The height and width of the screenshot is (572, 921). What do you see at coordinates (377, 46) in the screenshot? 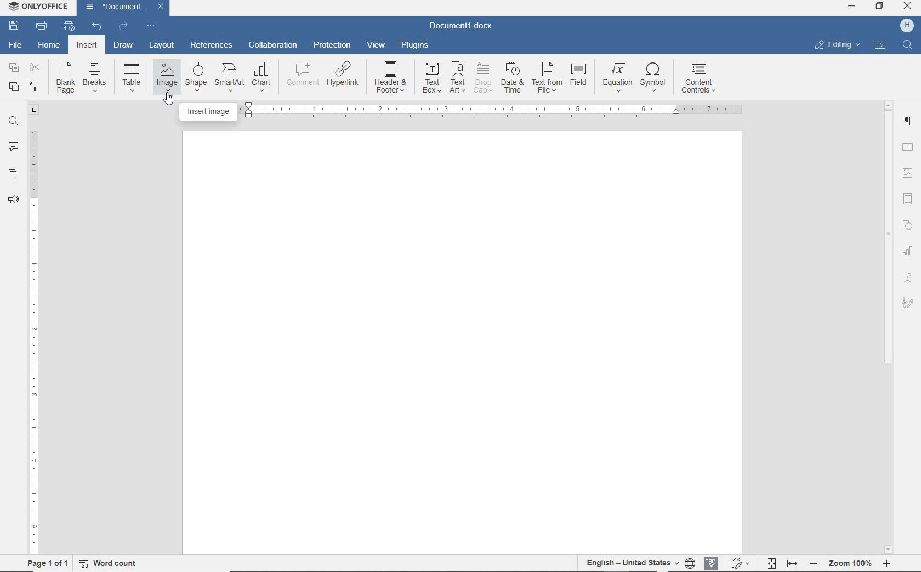
I see `view` at bounding box center [377, 46].